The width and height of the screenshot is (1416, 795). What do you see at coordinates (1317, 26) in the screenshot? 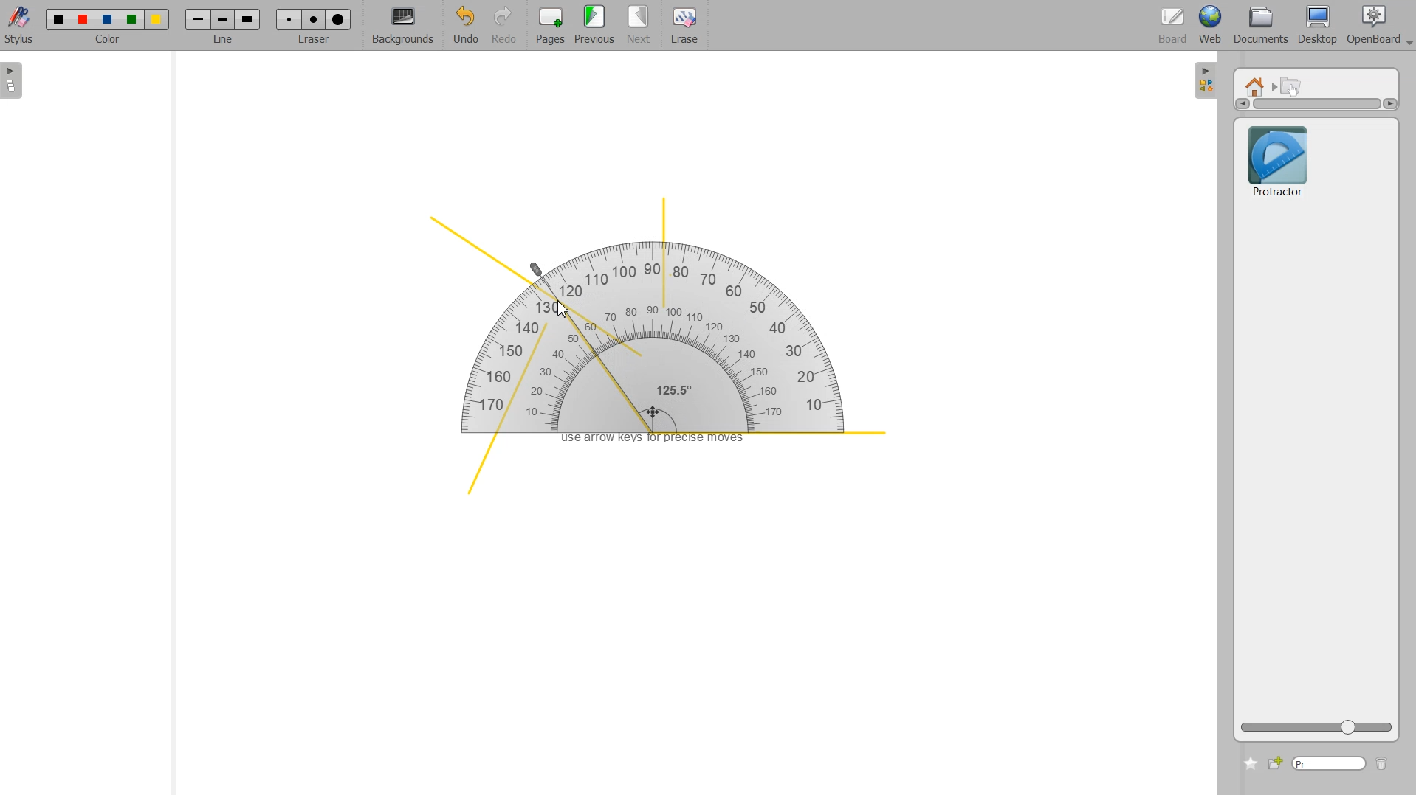
I see `Desktop` at bounding box center [1317, 26].